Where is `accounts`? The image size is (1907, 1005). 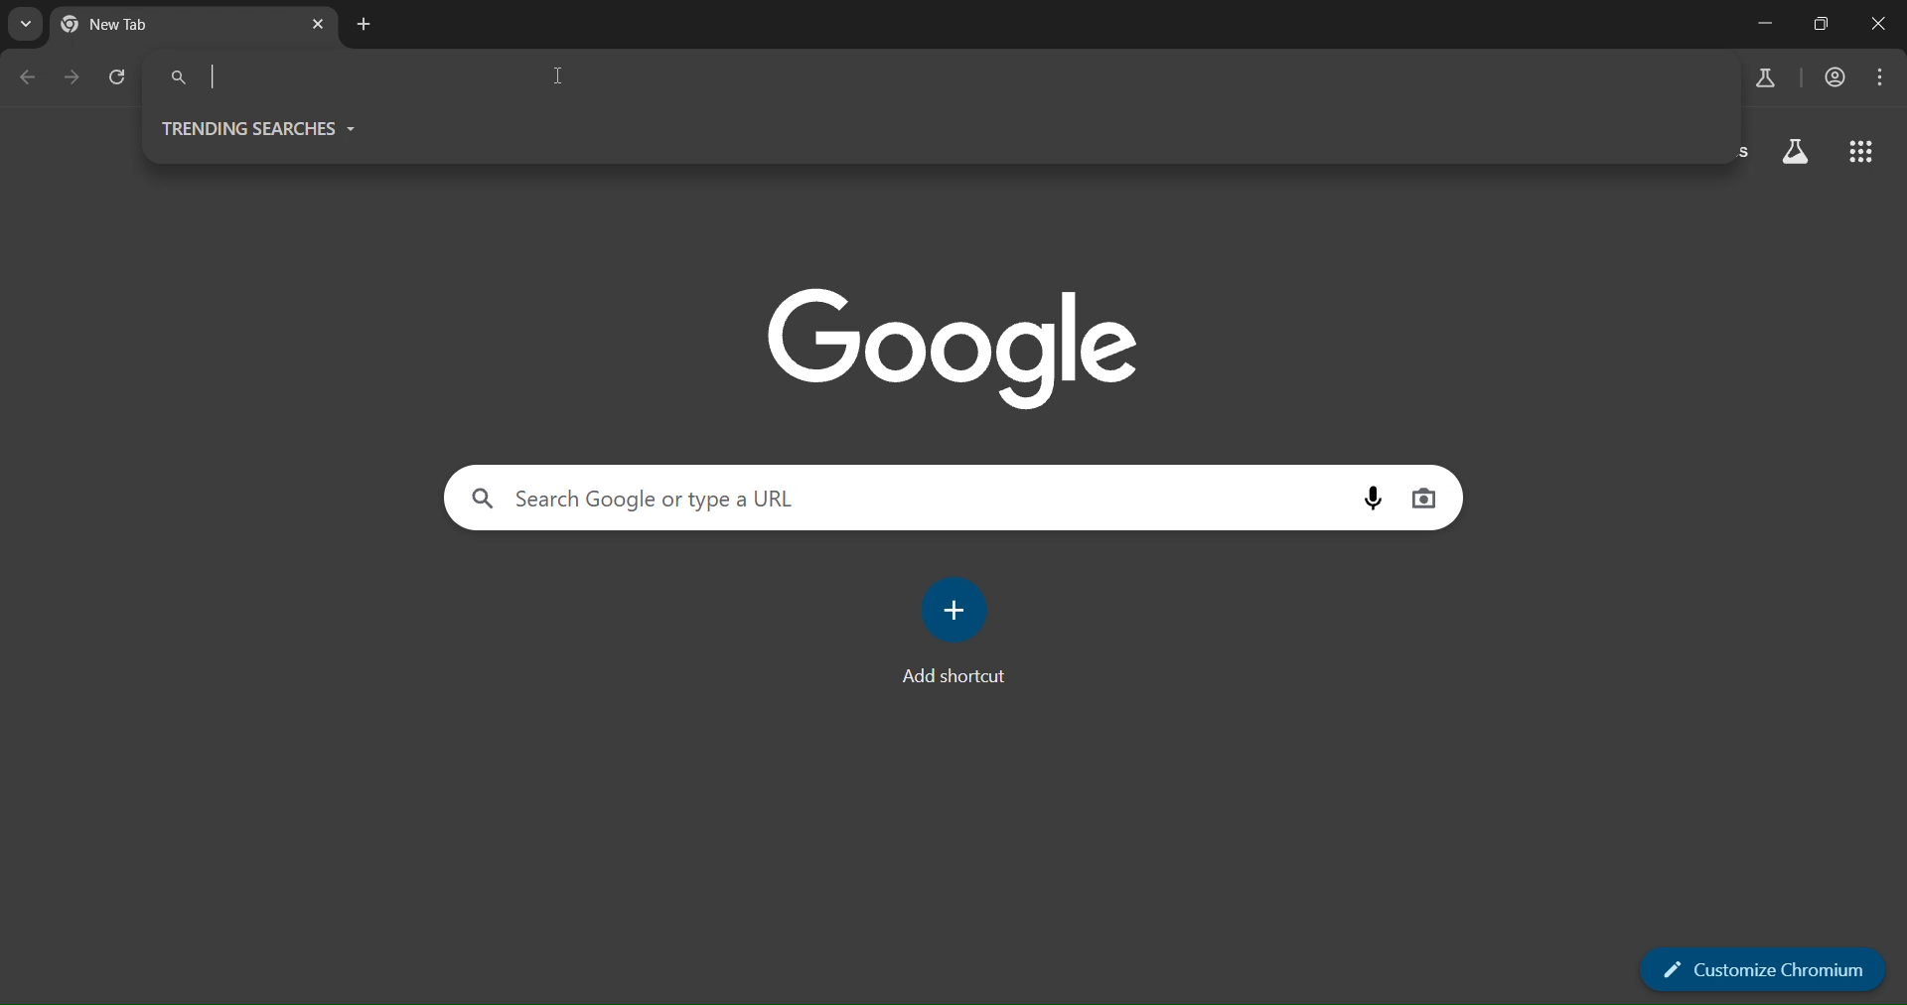
accounts is located at coordinates (1837, 77).